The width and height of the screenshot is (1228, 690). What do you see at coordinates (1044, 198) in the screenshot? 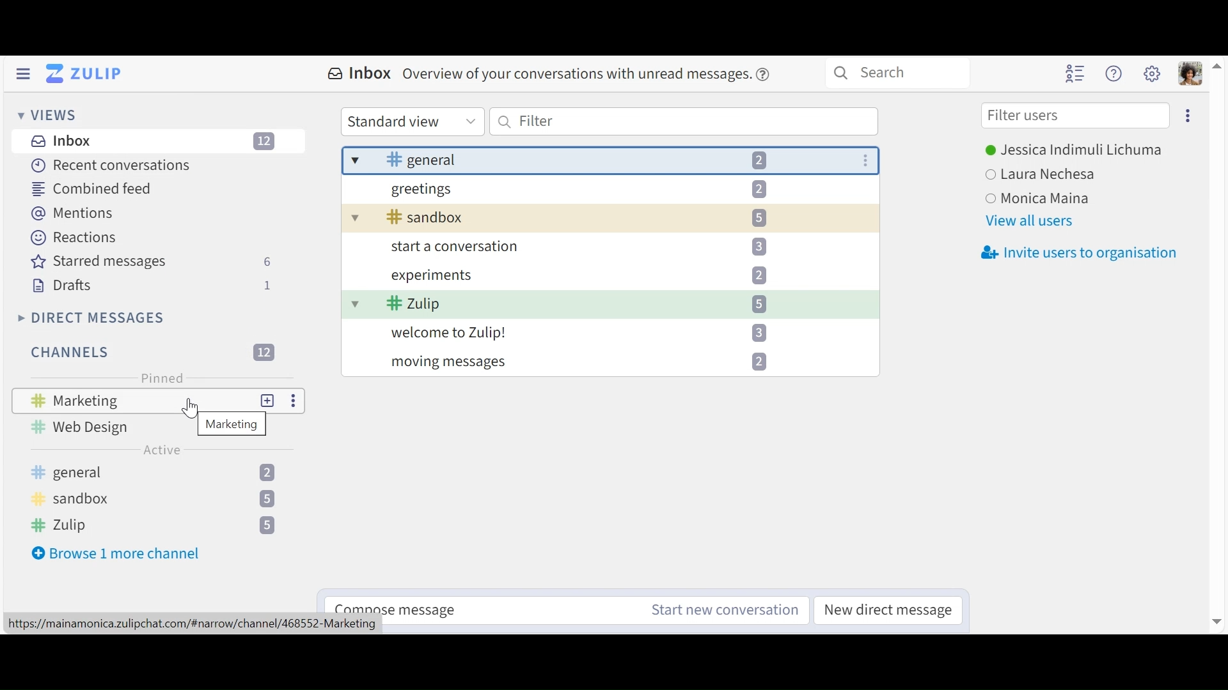
I see `user3` at bounding box center [1044, 198].